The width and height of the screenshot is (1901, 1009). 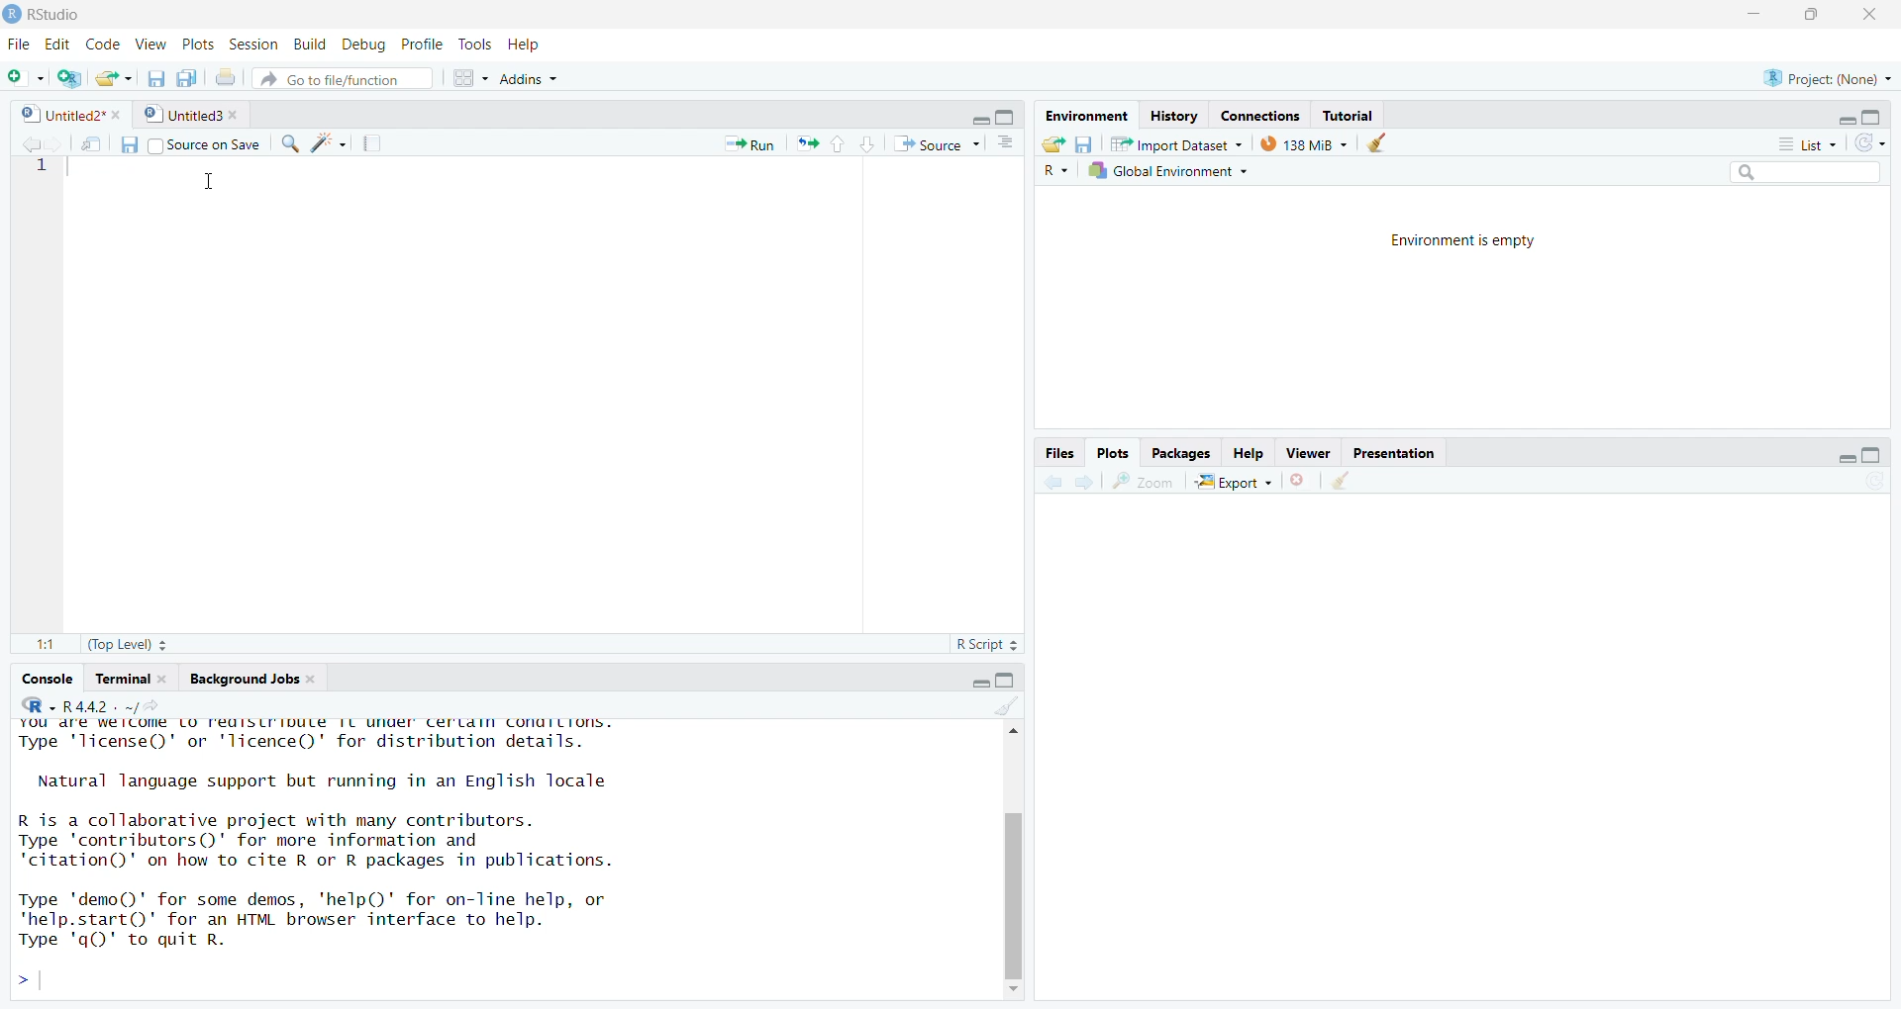 I want to click on Terminal, so click(x=127, y=677).